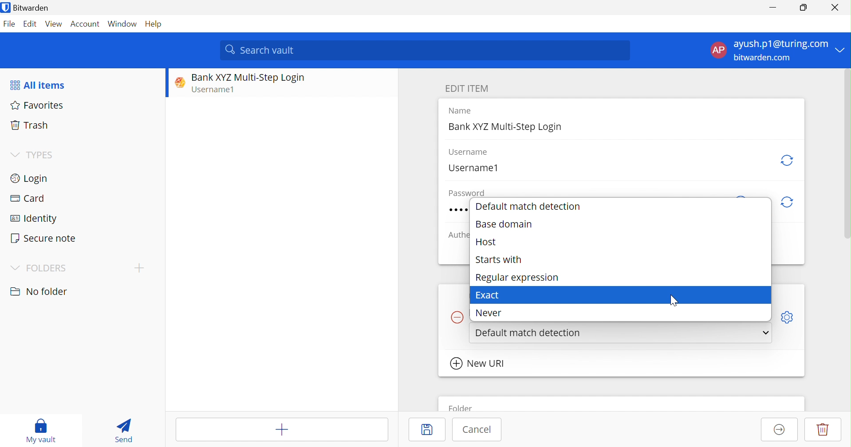 This screenshot has height=447, width=851. What do you see at coordinates (529, 206) in the screenshot?
I see `Default match detection` at bounding box center [529, 206].